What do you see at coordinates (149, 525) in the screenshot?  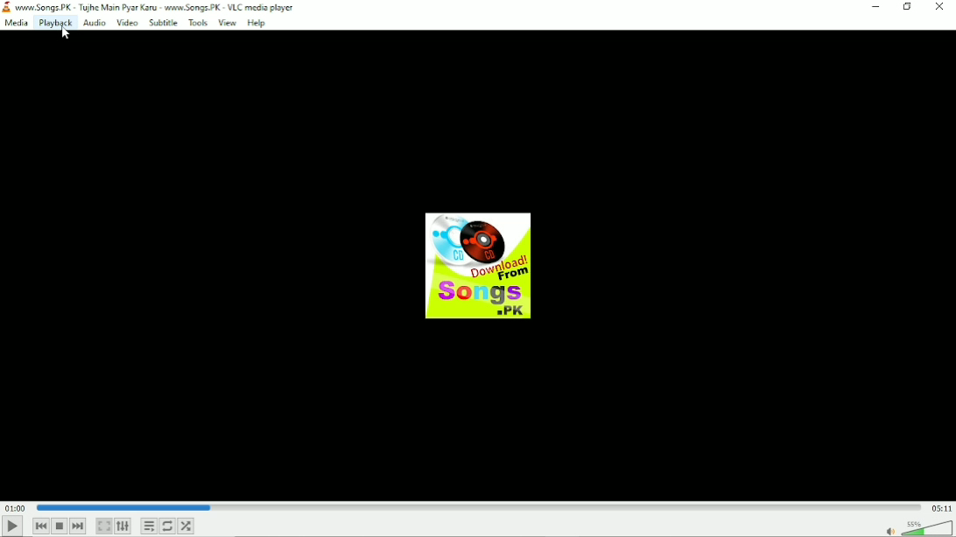 I see `Toggle playlist` at bounding box center [149, 525].